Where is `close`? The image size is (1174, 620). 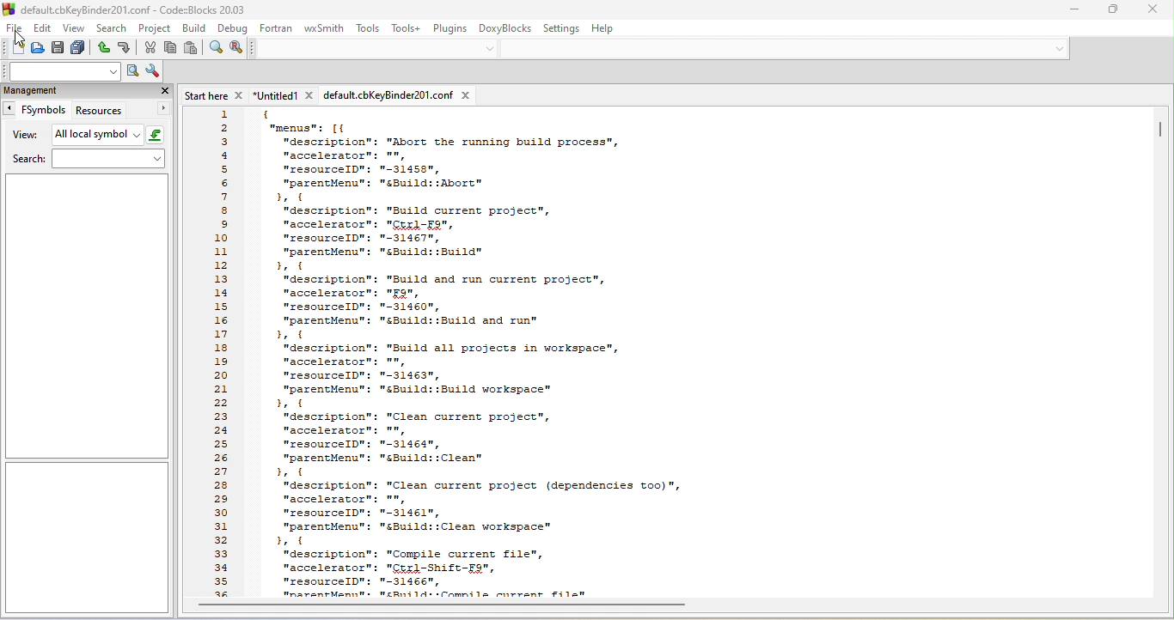
close is located at coordinates (1153, 11).